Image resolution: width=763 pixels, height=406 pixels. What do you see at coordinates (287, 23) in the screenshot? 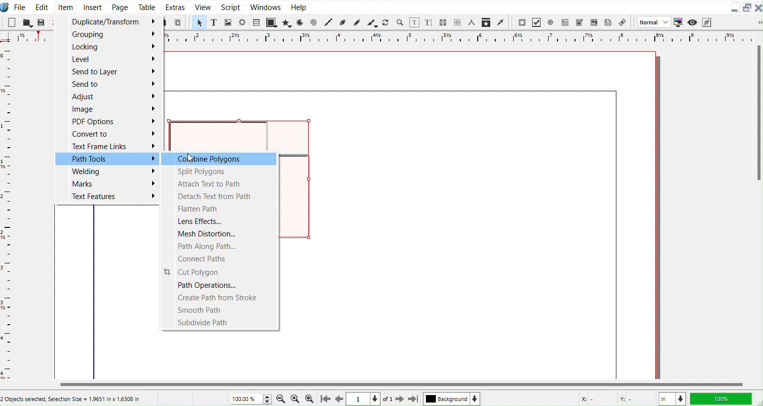
I see `Polygon` at bounding box center [287, 23].